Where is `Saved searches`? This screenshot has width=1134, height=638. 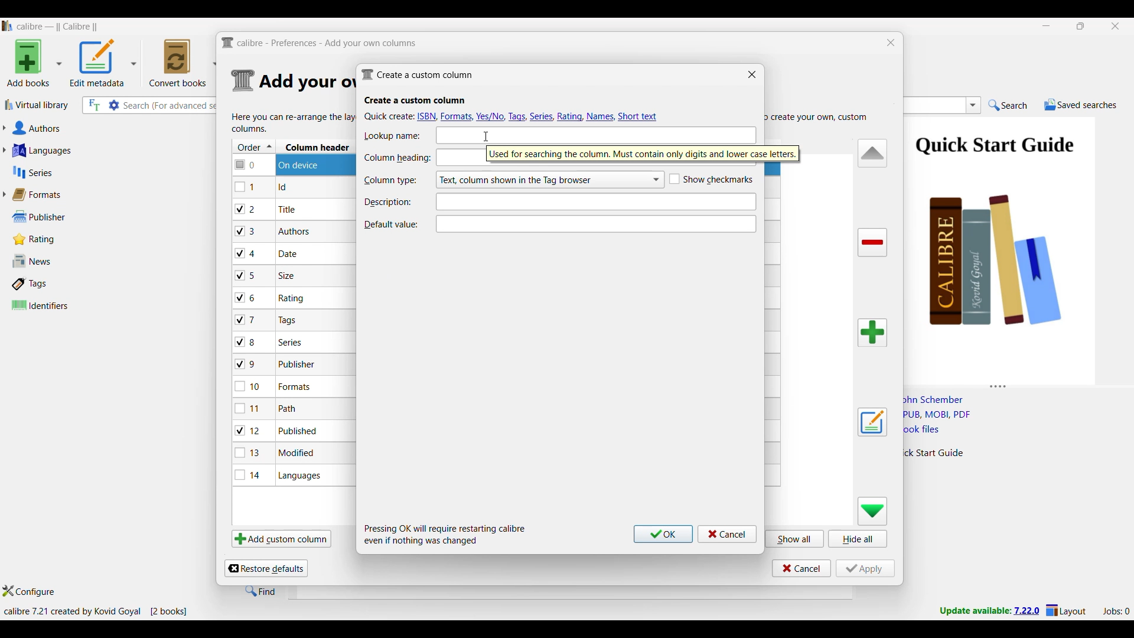
Saved searches is located at coordinates (1080, 105).